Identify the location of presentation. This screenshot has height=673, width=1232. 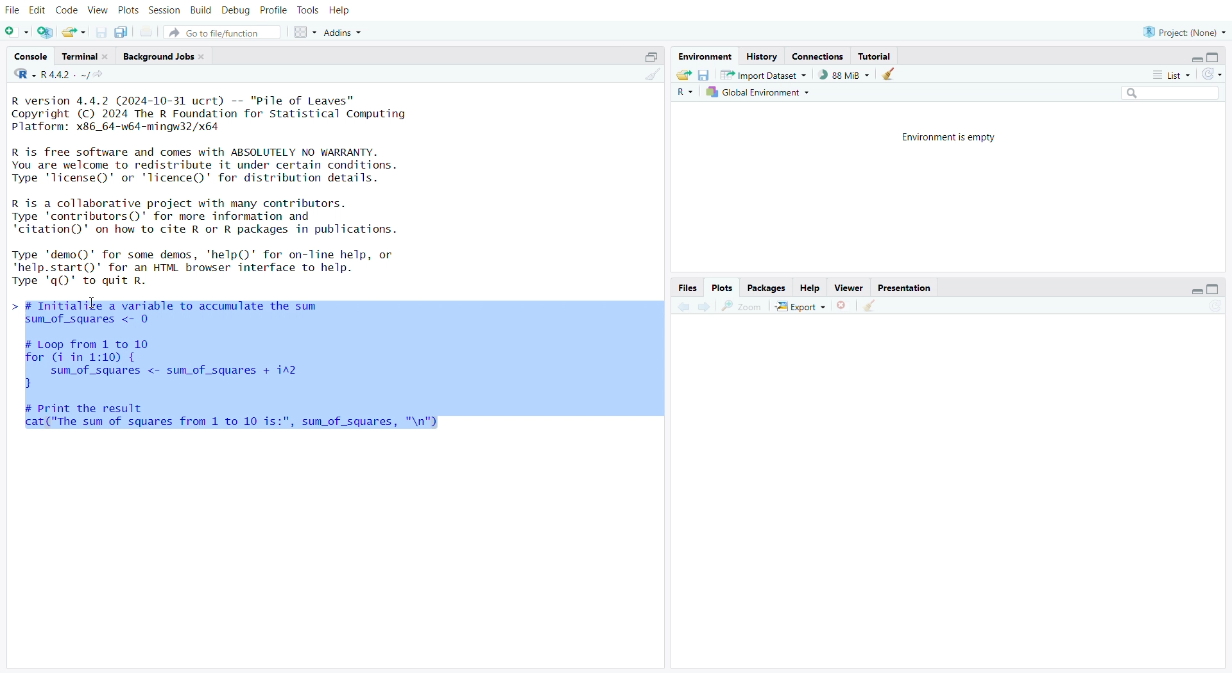
(903, 287).